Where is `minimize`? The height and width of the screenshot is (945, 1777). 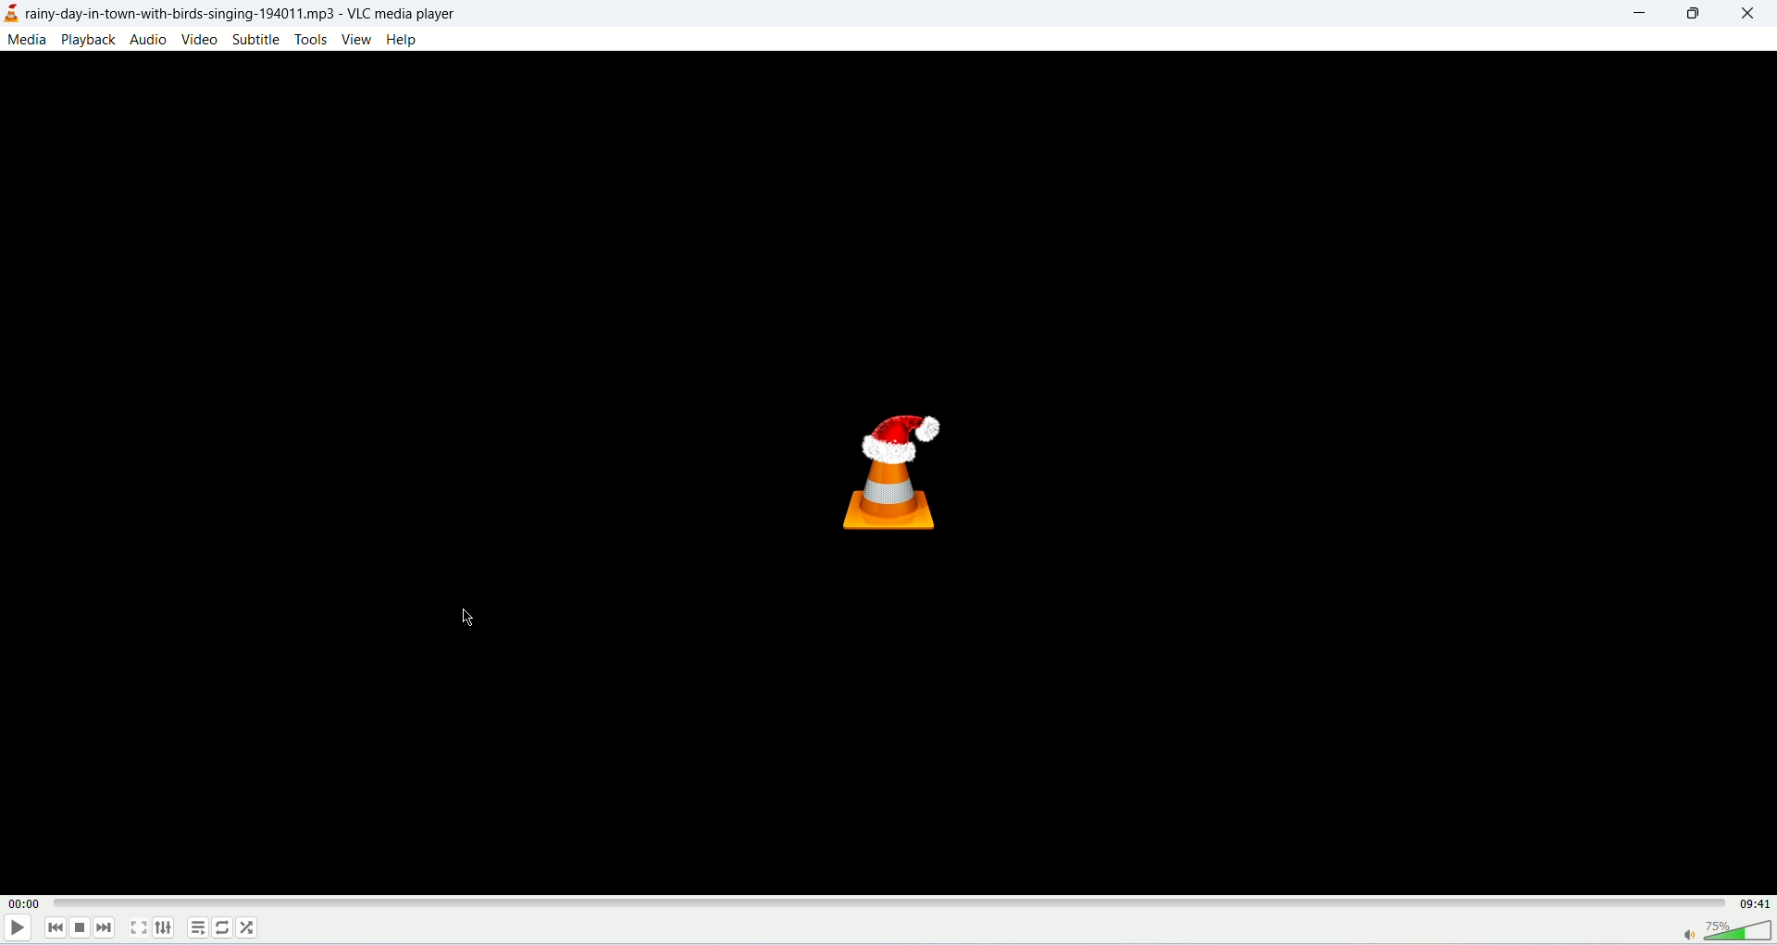
minimize is located at coordinates (1640, 11).